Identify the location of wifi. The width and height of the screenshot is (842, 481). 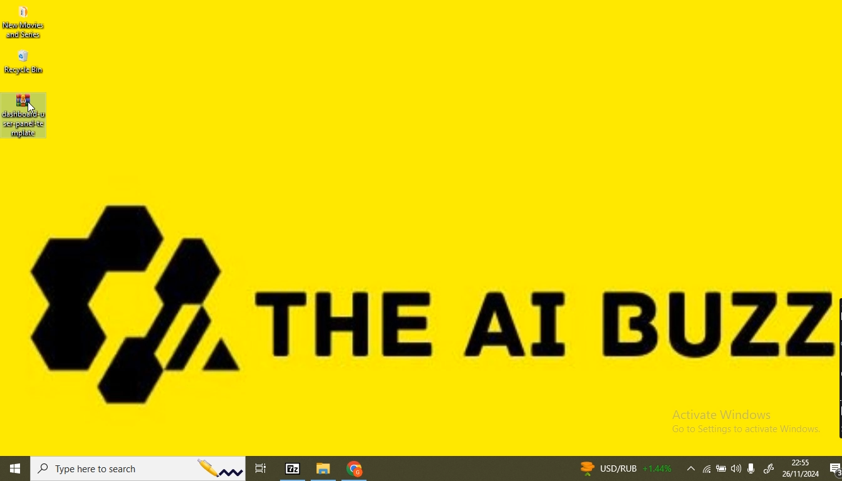
(707, 470).